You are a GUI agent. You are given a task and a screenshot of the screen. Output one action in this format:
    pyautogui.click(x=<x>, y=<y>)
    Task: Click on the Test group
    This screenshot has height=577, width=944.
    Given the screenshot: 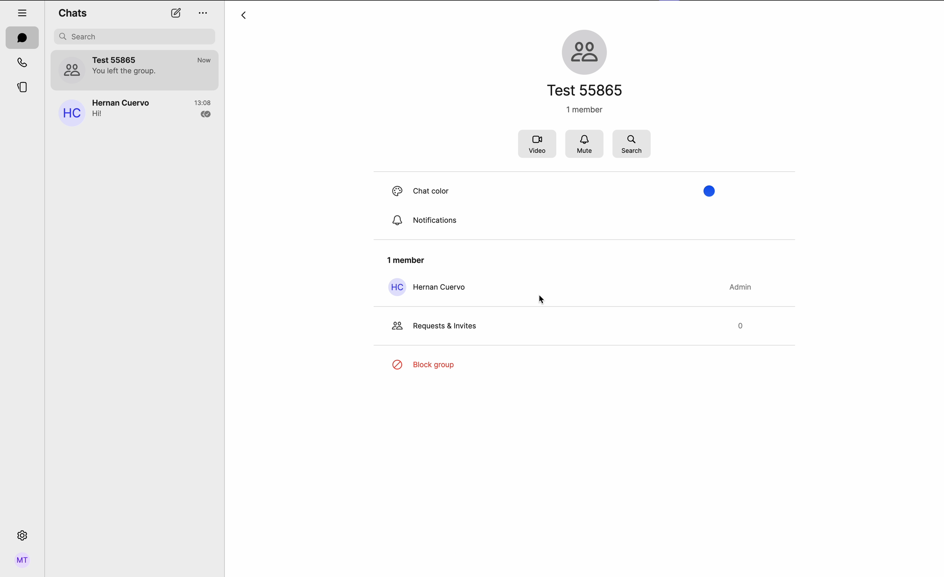 What is the action you would take?
    pyautogui.click(x=153, y=70)
    